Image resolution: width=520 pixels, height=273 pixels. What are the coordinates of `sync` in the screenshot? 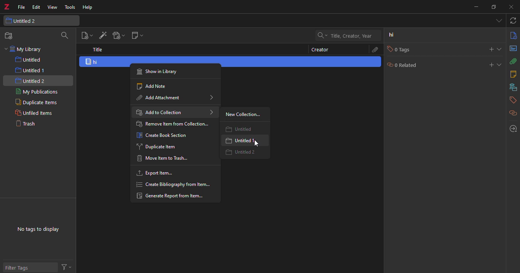 It's located at (514, 20).